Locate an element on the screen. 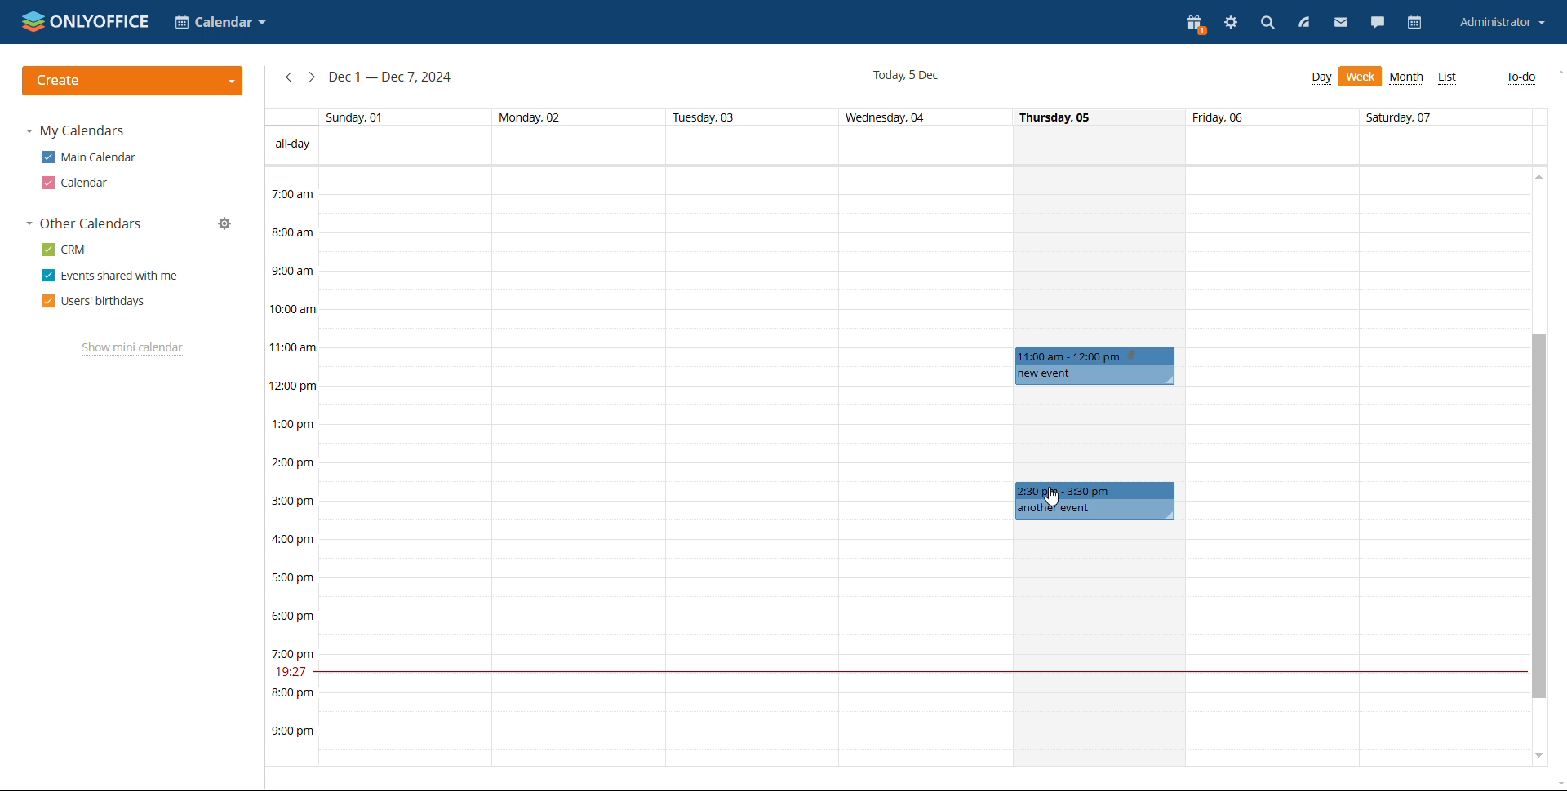 The width and height of the screenshot is (1567, 791). next week is located at coordinates (311, 77).